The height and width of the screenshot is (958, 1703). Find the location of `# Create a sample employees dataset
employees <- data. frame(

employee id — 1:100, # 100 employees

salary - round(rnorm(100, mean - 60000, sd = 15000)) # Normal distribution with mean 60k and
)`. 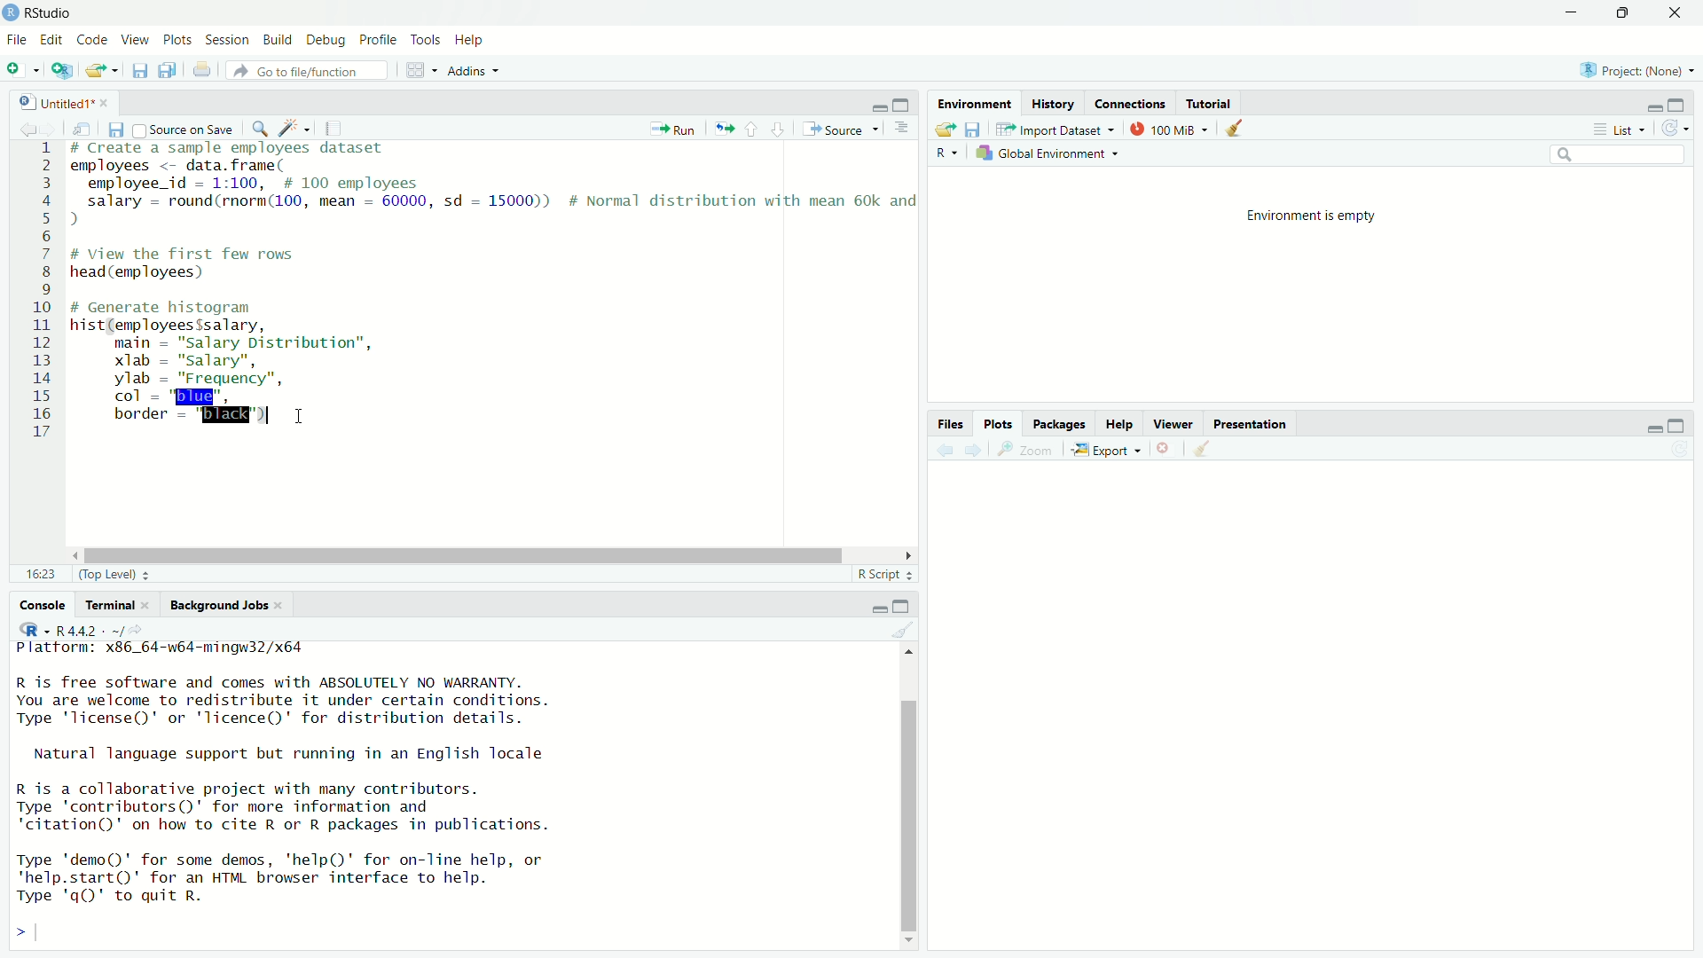

# Create a sample employees dataset
employees <- data. frame(

employee id — 1:100, # 100 employees

salary - round(rnorm(100, mean - 60000, sd = 15000)) # Normal distribution with mean 60k and
) is located at coordinates (493, 187).